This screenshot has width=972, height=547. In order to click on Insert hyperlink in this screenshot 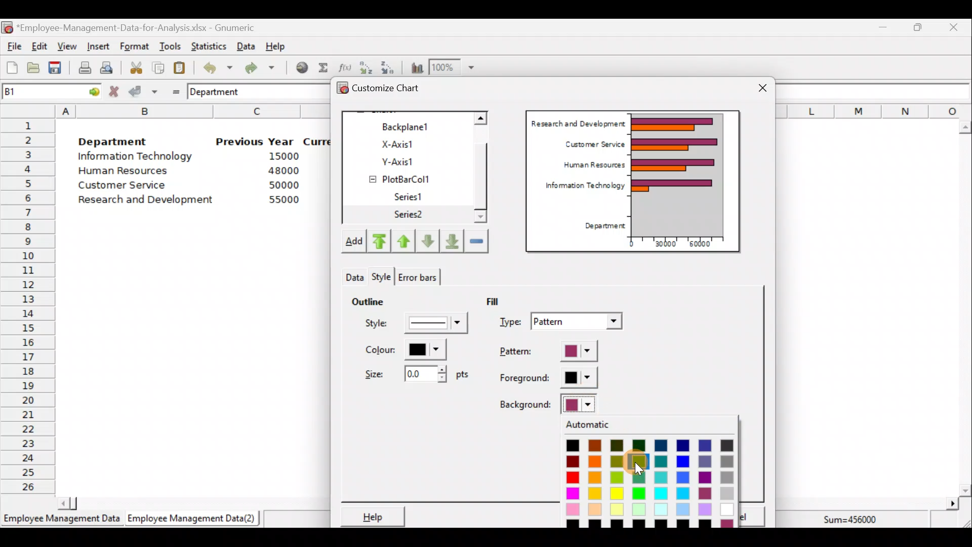, I will do `click(298, 67)`.